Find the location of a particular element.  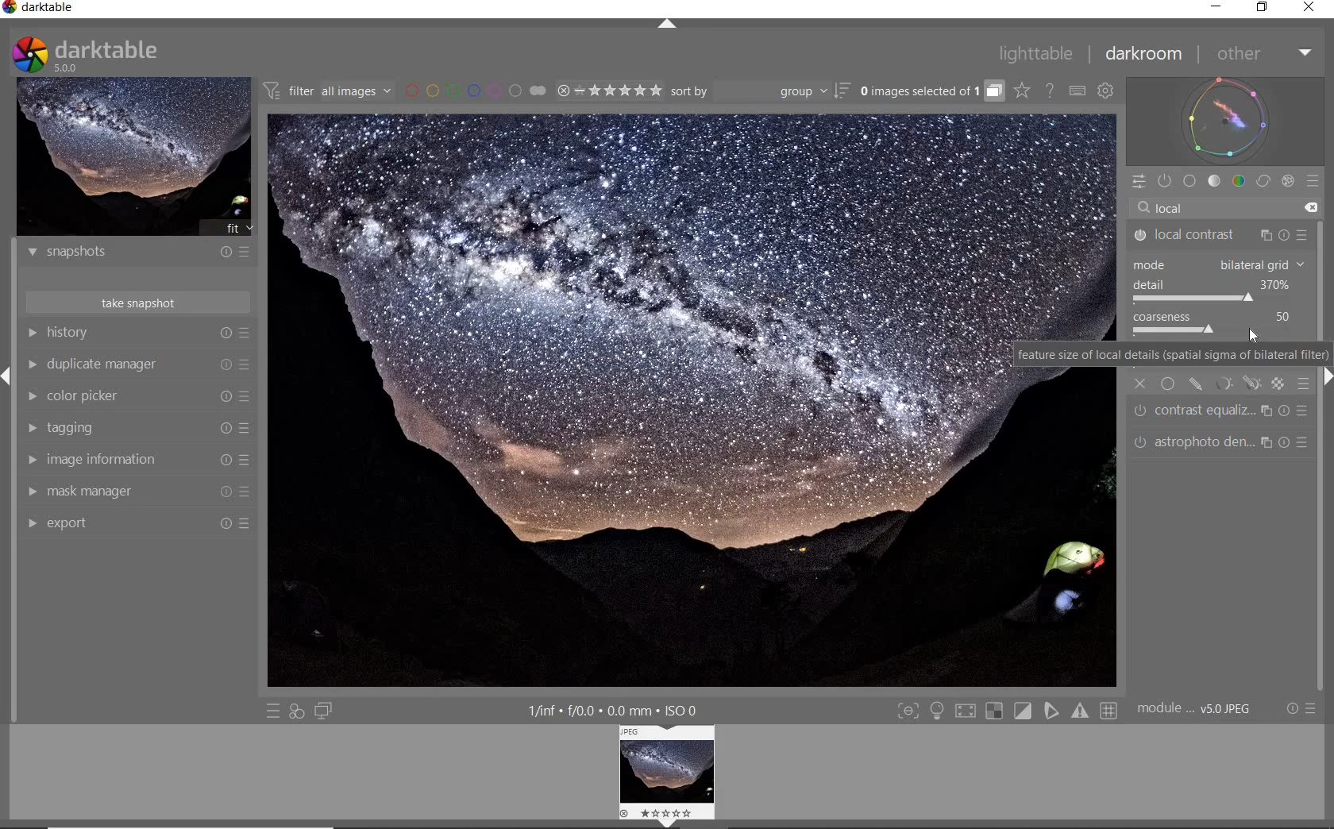

FILTER BY IMAGE COLOR LABEL is located at coordinates (475, 91).